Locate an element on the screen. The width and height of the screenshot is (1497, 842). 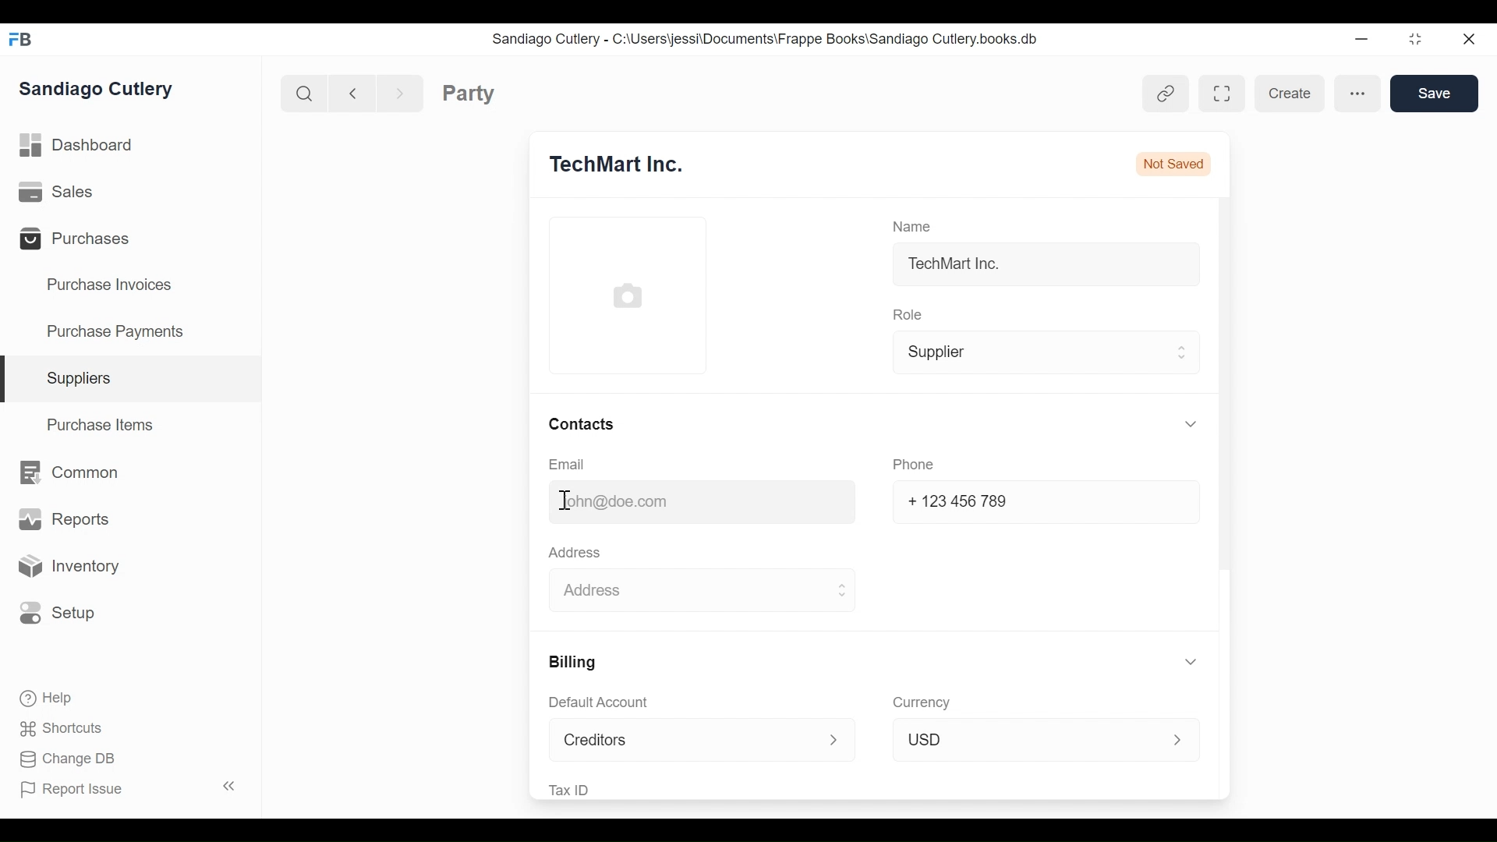
more is located at coordinates (1358, 94).